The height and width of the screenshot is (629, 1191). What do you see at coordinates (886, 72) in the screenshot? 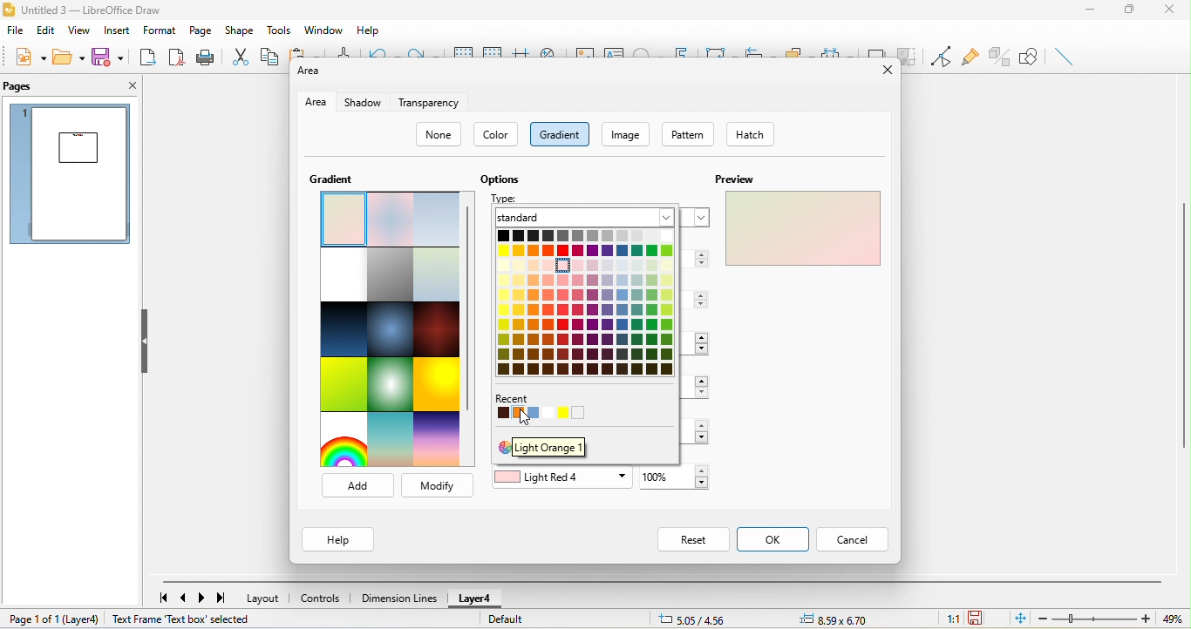
I see `close` at bounding box center [886, 72].